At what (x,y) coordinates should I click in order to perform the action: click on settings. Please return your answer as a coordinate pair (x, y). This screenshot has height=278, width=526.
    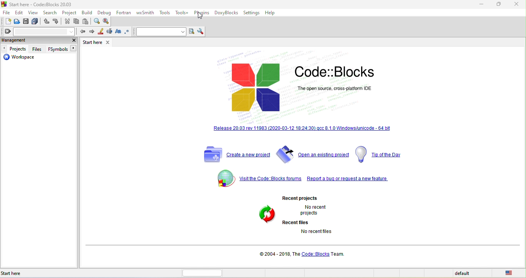
    Looking at the image, I should click on (252, 13).